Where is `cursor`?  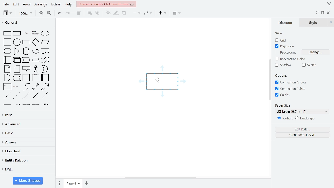 cursor is located at coordinates (159, 80).